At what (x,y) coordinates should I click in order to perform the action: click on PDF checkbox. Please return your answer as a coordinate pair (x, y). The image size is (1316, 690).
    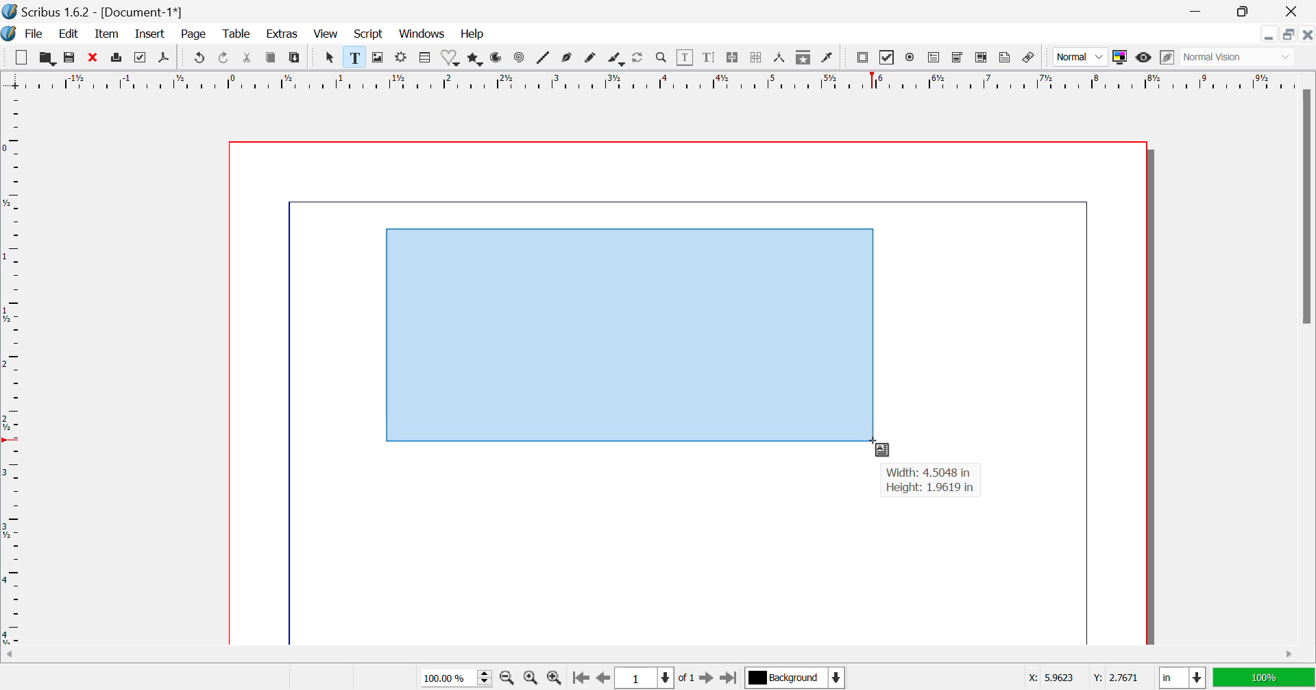
    Looking at the image, I should click on (888, 57).